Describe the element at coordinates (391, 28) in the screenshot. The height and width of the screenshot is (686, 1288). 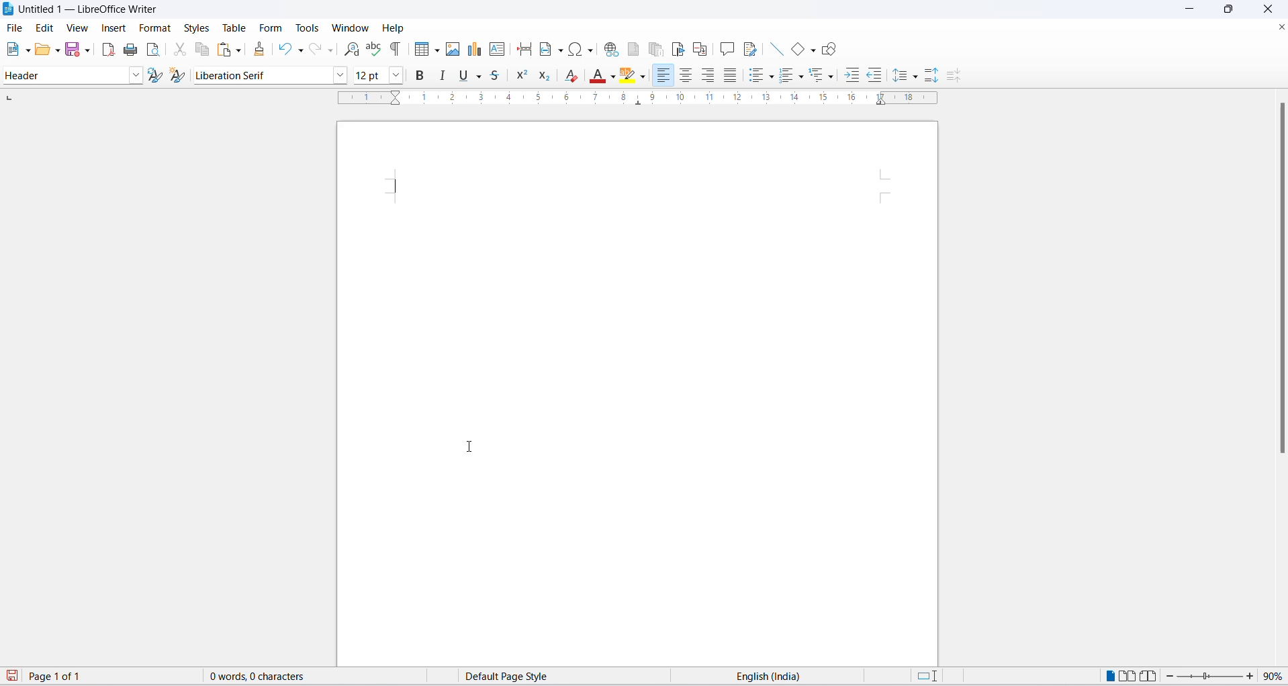
I see `help` at that location.